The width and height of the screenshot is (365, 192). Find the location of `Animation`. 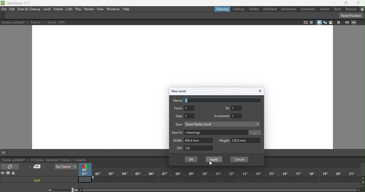

Animation is located at coordinates (288, 9).